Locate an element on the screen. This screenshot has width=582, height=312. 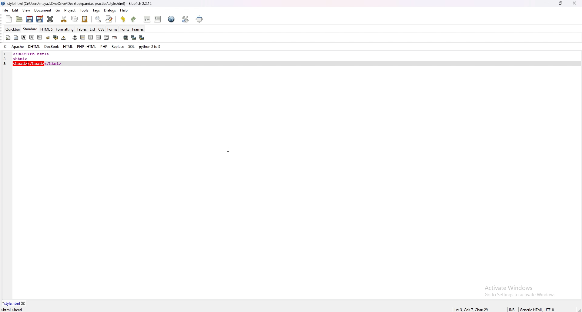
close tab is located at coordinates (23, 304).